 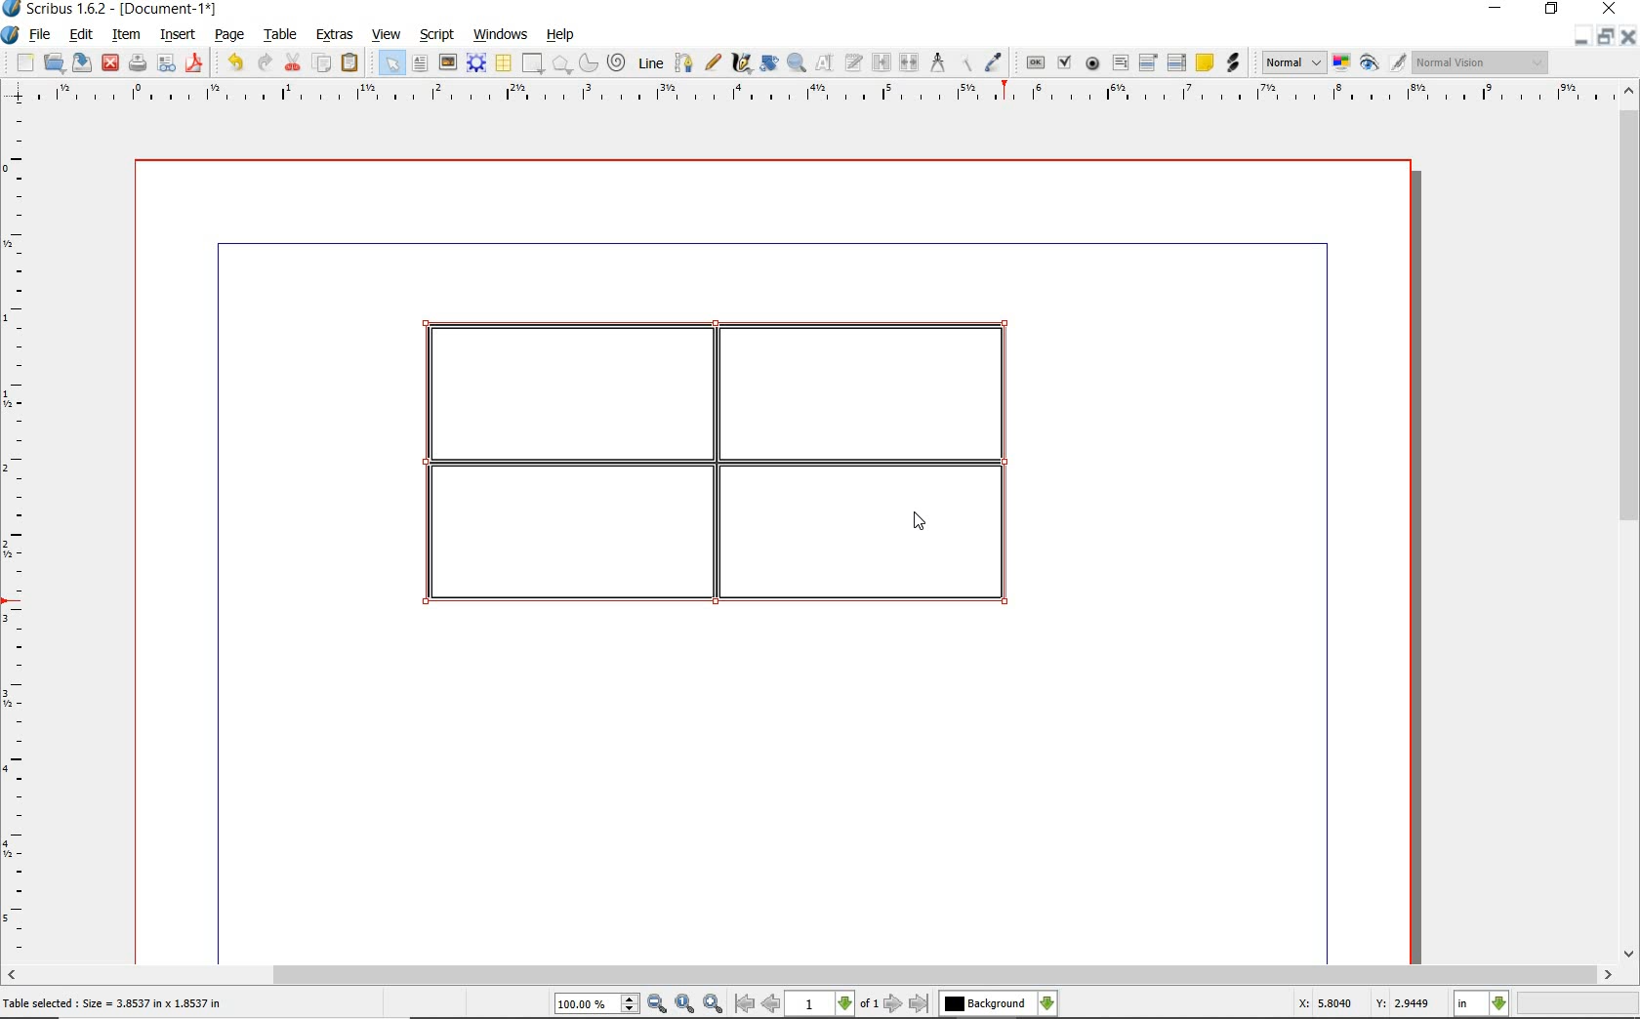 What do you see at coordinates (714, 1004) in the screenshot?
I see `zoom in` at bounding box center [714, 1004].